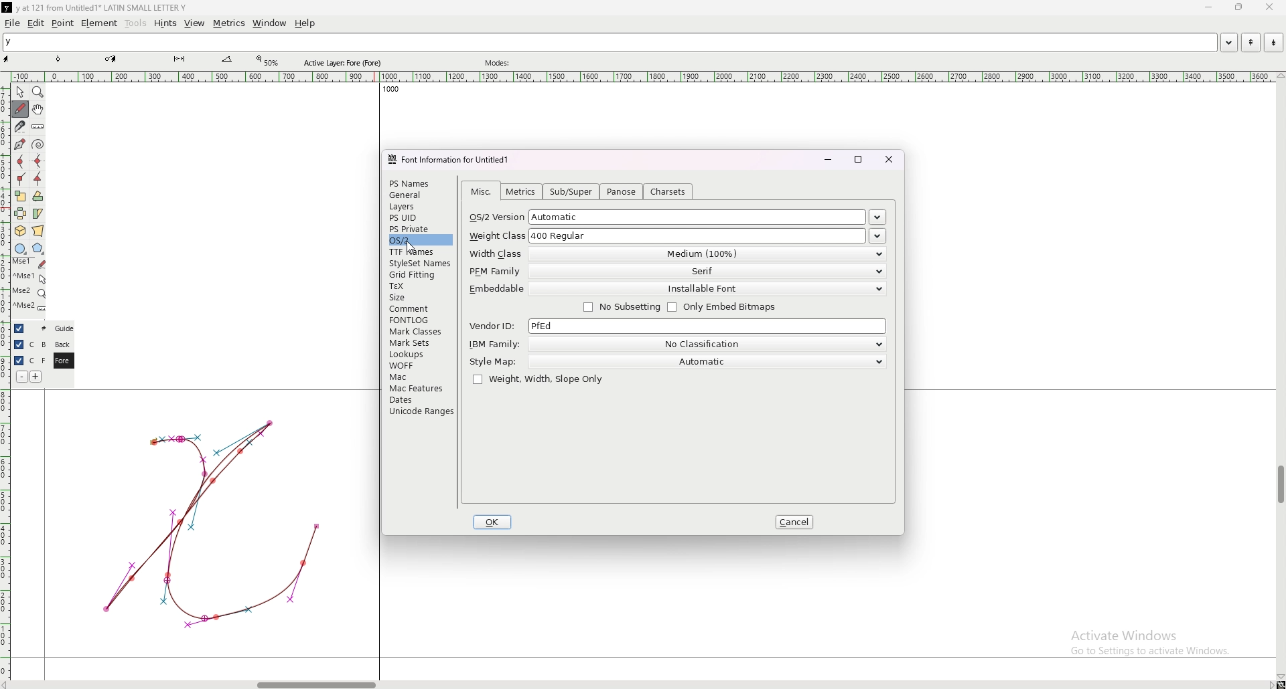 The width and height of the screenshot is (1286, 689). I want to click on pfm family serif, so click(676, 272).